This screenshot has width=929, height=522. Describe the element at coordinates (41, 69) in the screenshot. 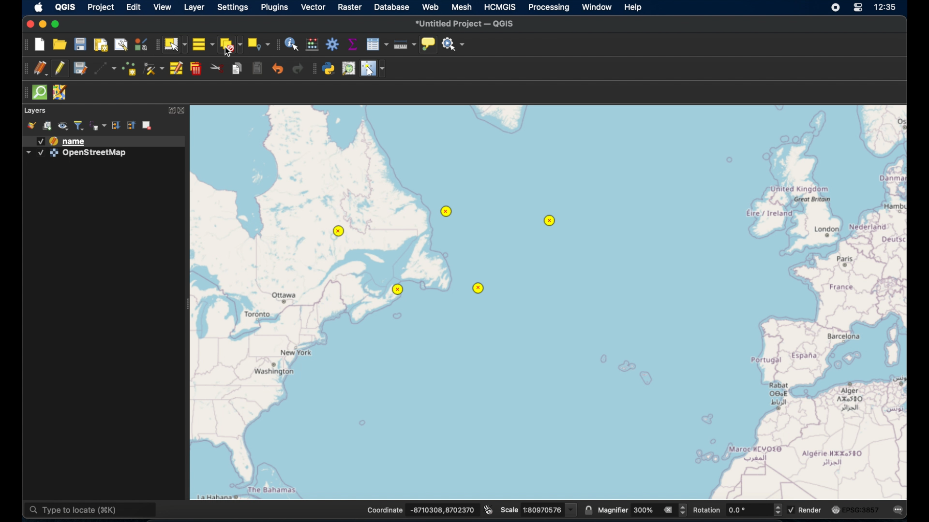

I see `current edits` at that location.